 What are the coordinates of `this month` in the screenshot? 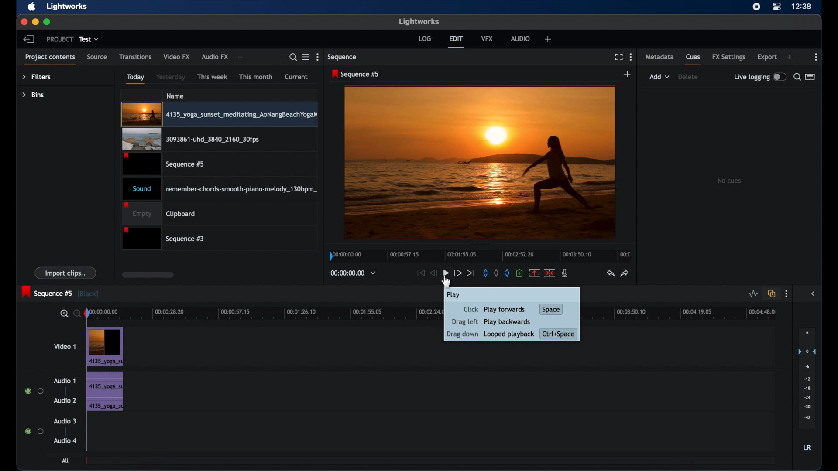 It's located at (256, 76).